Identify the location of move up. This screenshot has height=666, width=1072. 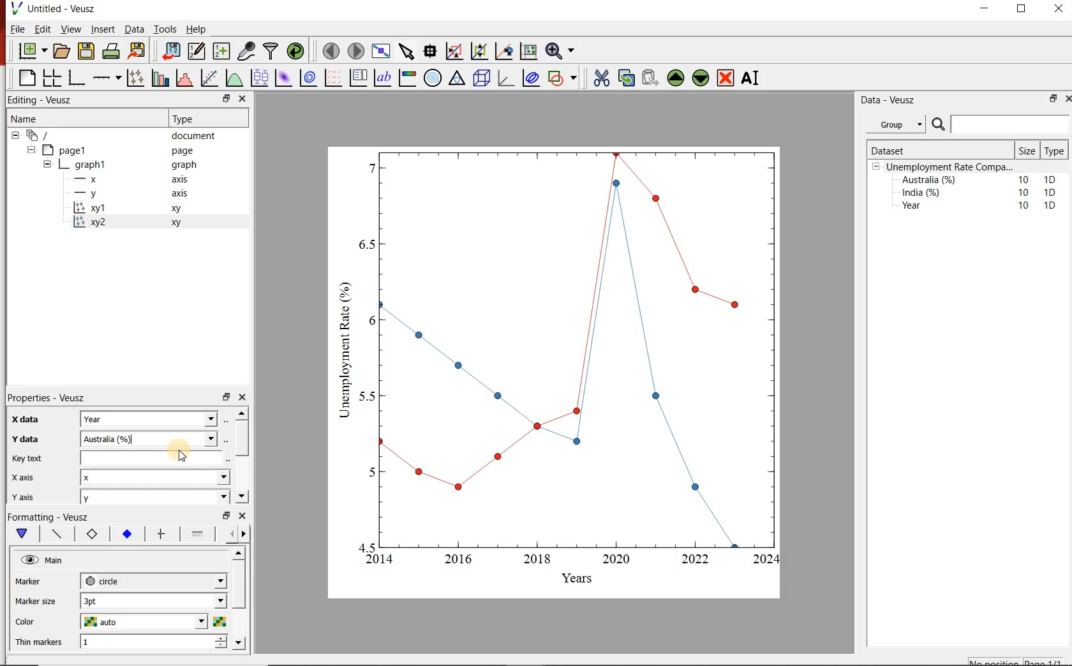
(240, 553).